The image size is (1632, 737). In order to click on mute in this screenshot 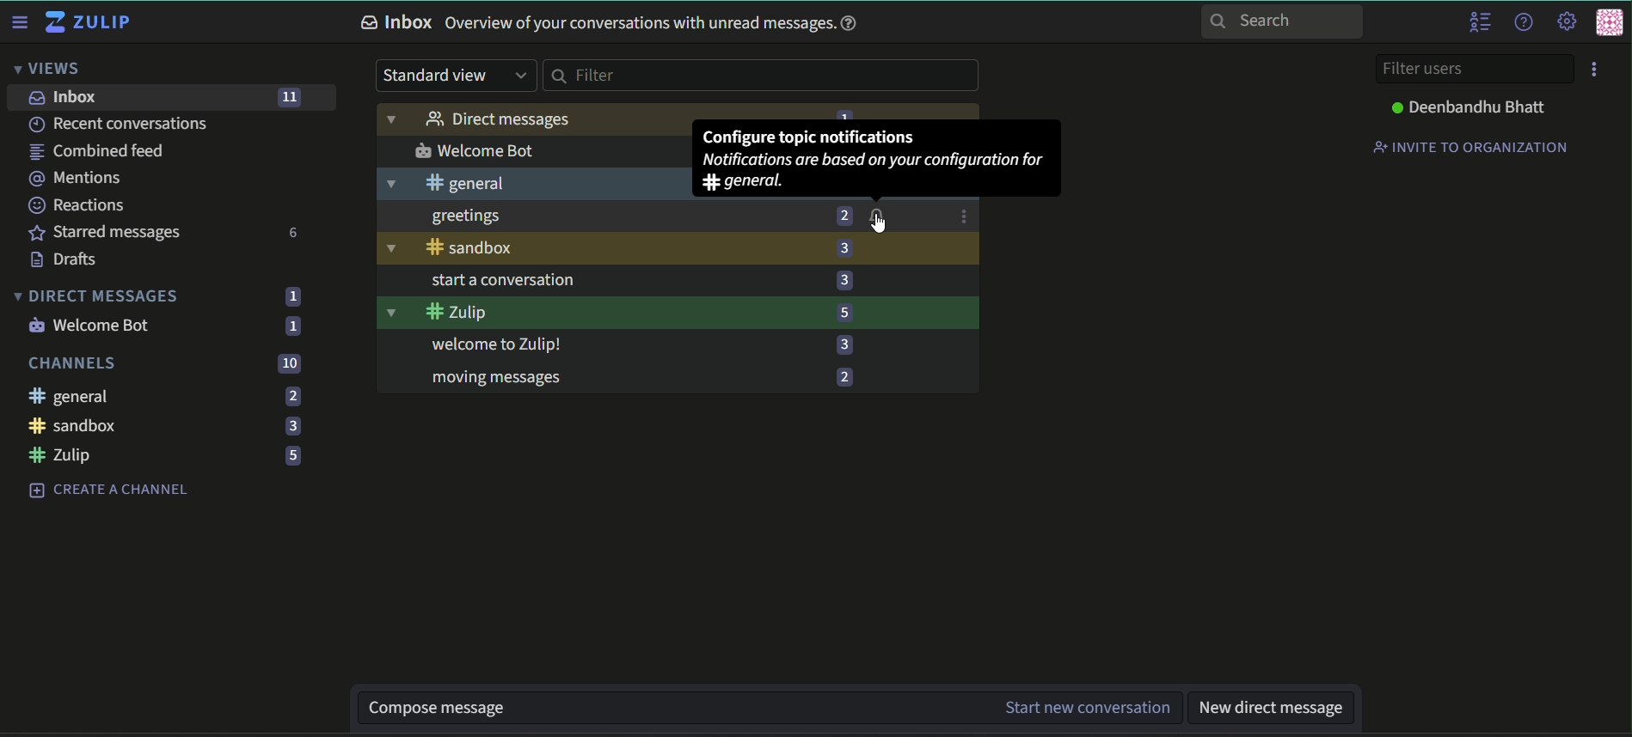, I will do `click(876, 216)`.